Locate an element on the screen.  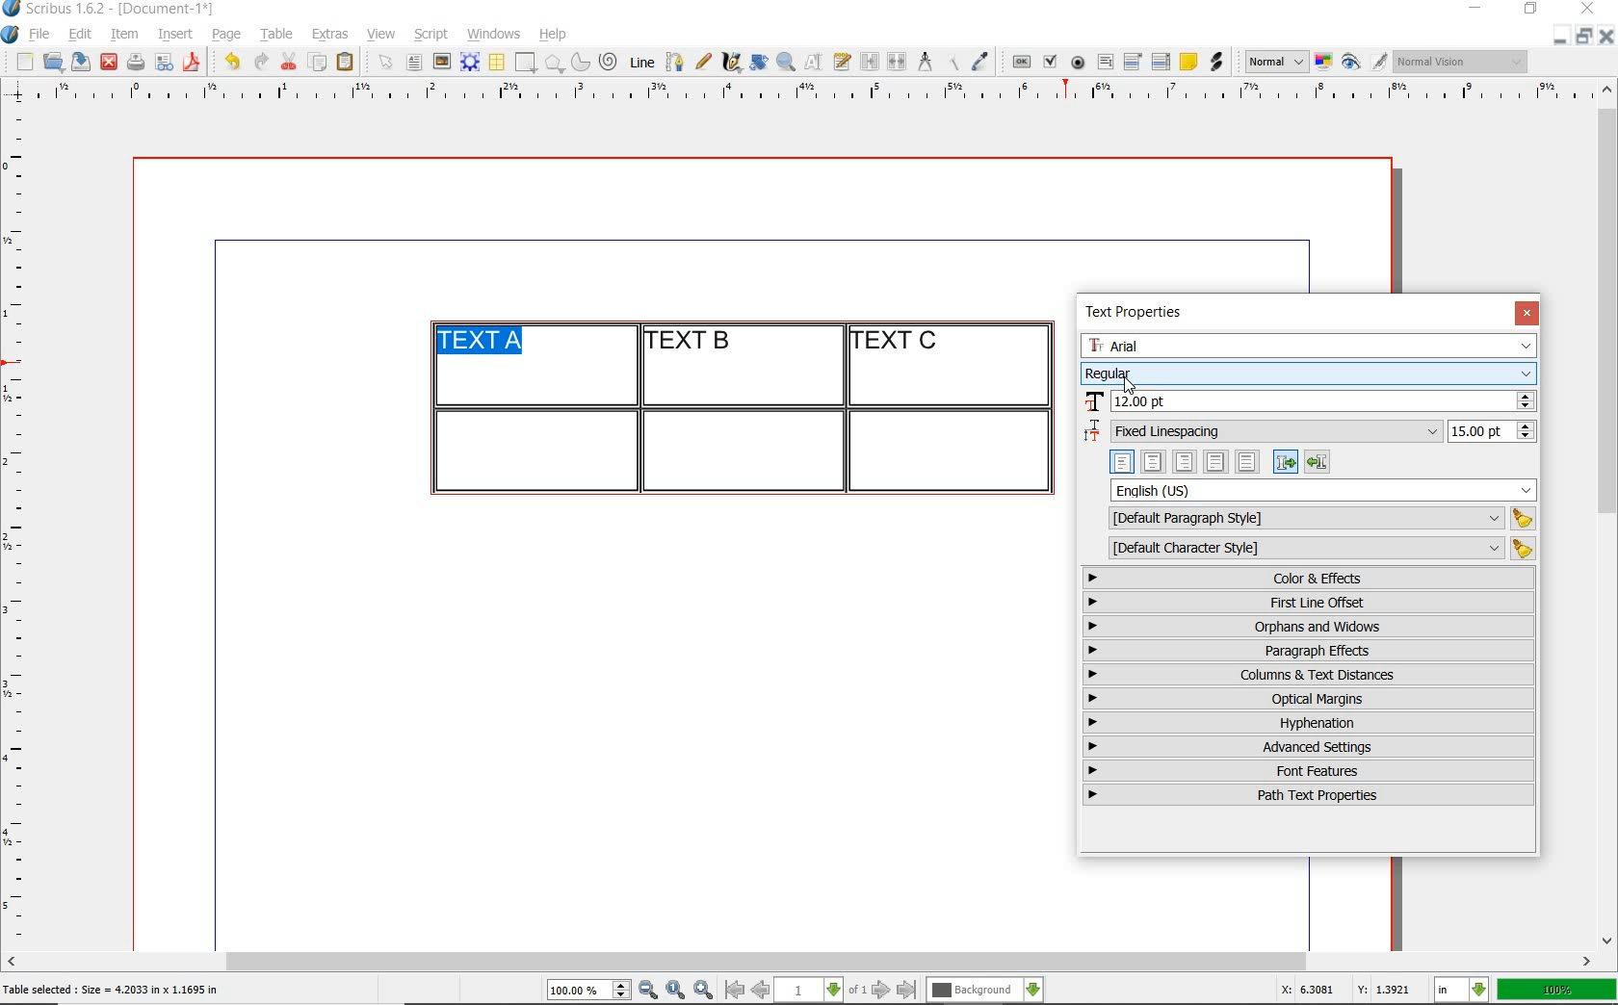
cut is located at coordinates (289, 61).